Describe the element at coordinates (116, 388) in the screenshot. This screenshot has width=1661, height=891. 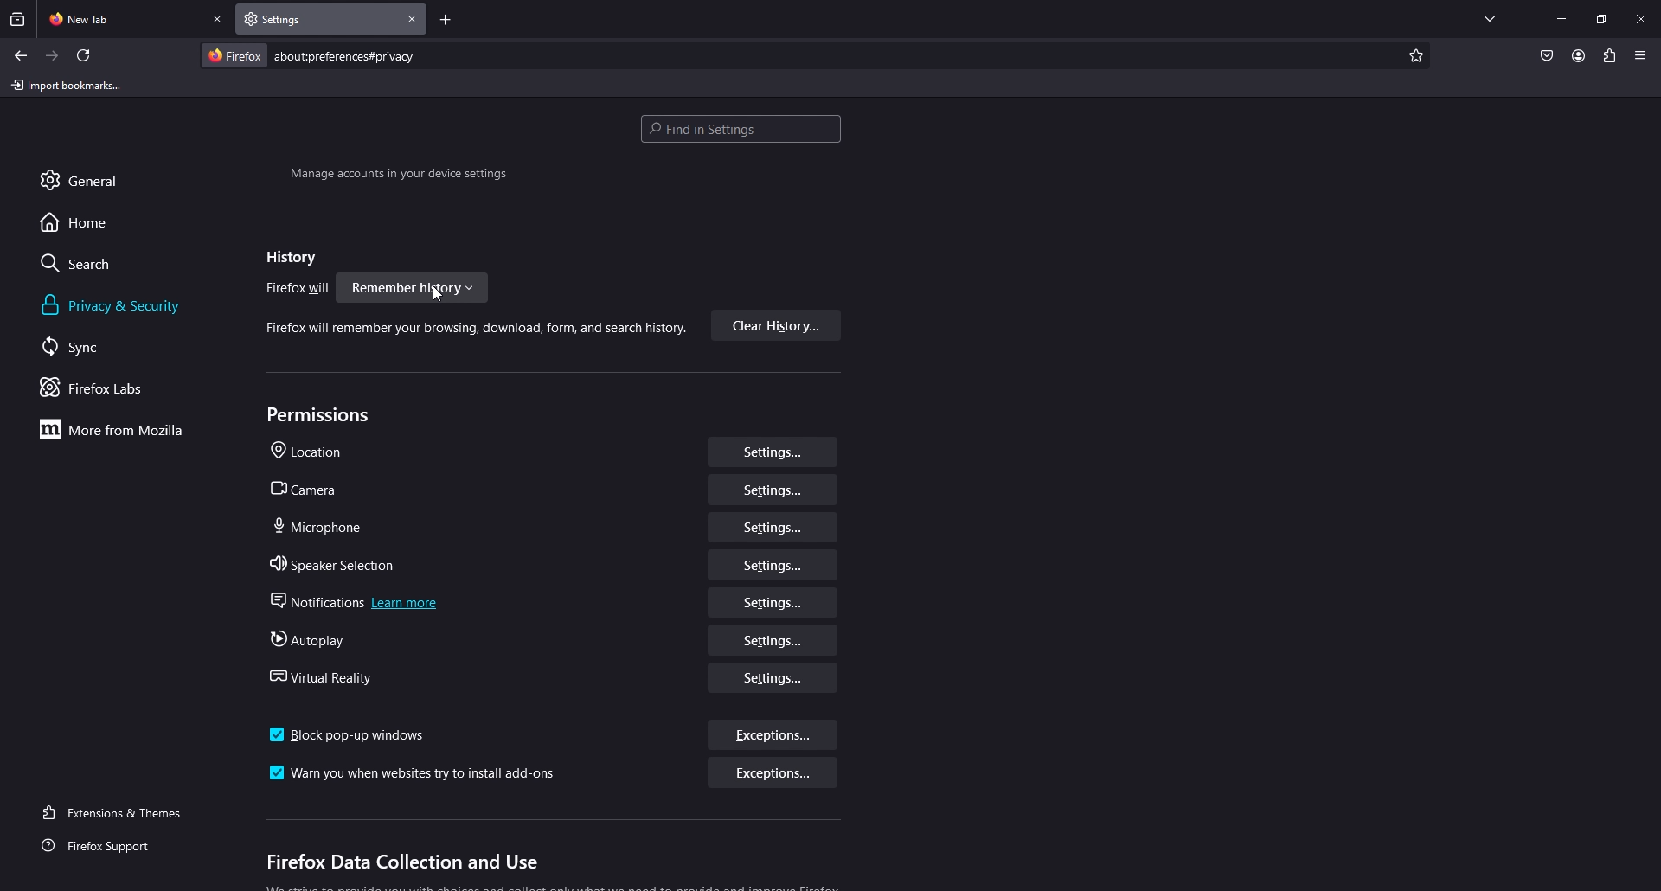
I see `firefox labs` at that location.